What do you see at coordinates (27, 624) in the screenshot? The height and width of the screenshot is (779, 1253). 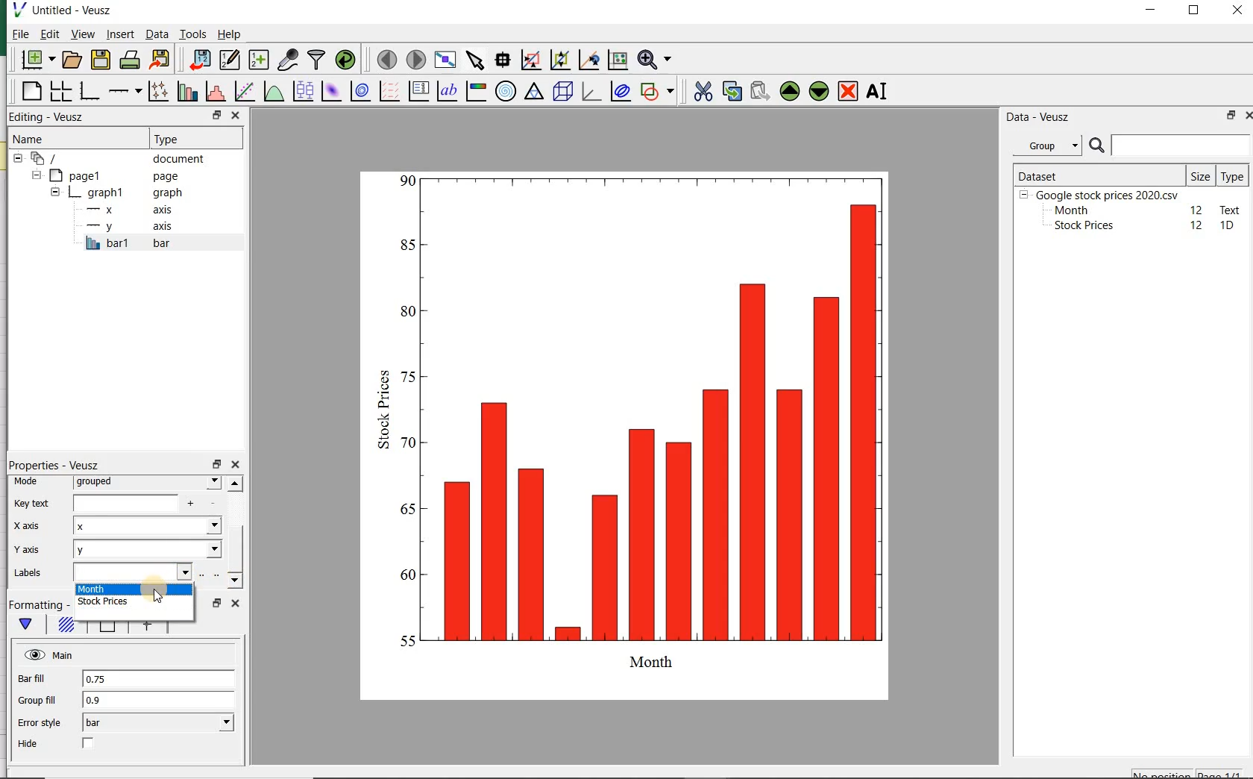 I see `main formatting` at bounding box center [27, 624].